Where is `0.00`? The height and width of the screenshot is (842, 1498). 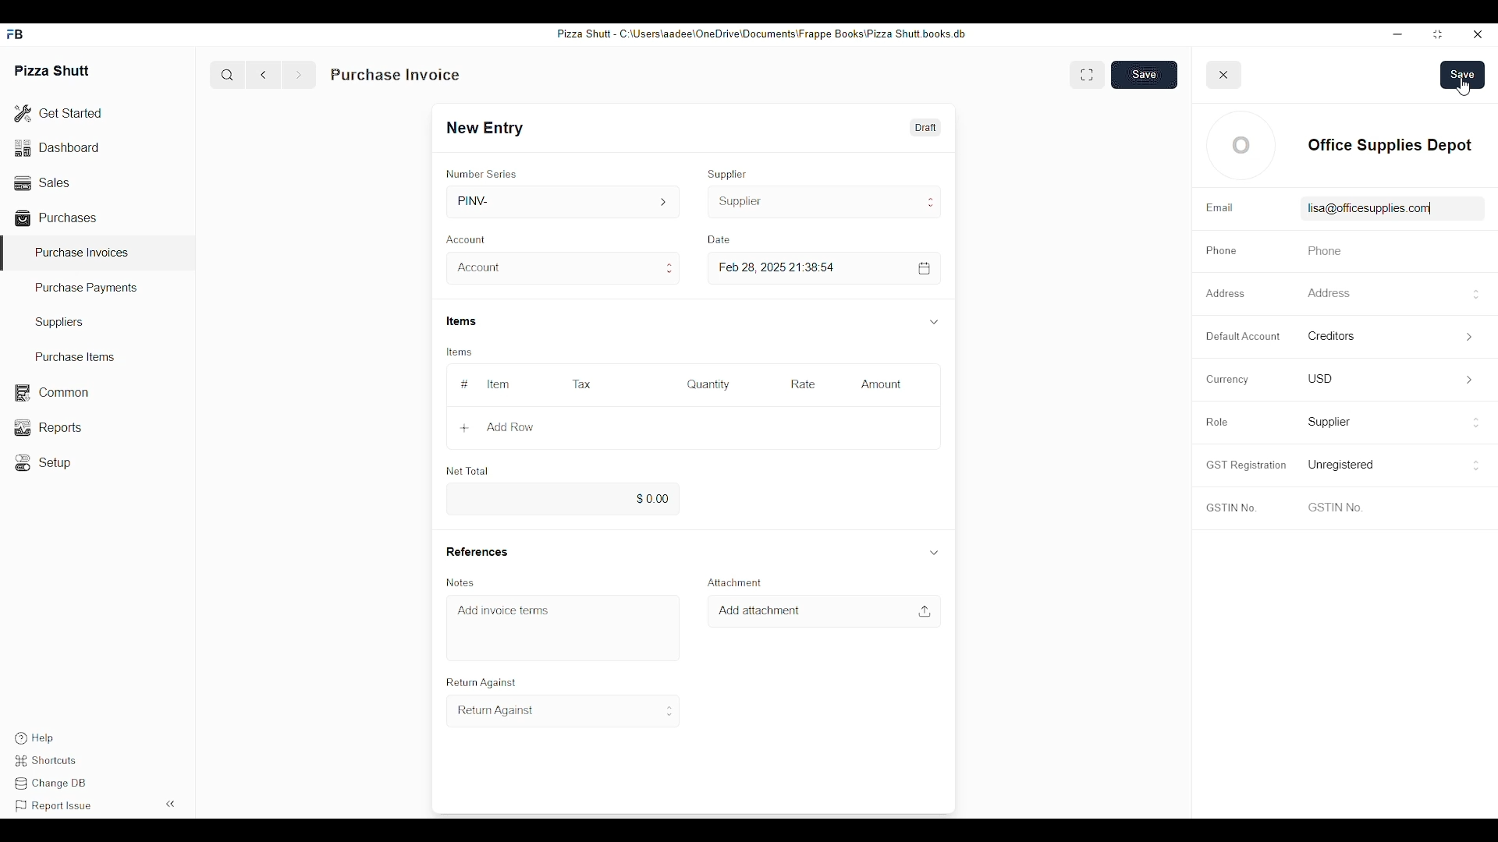
0.00 is located at coordinates (559, 500).